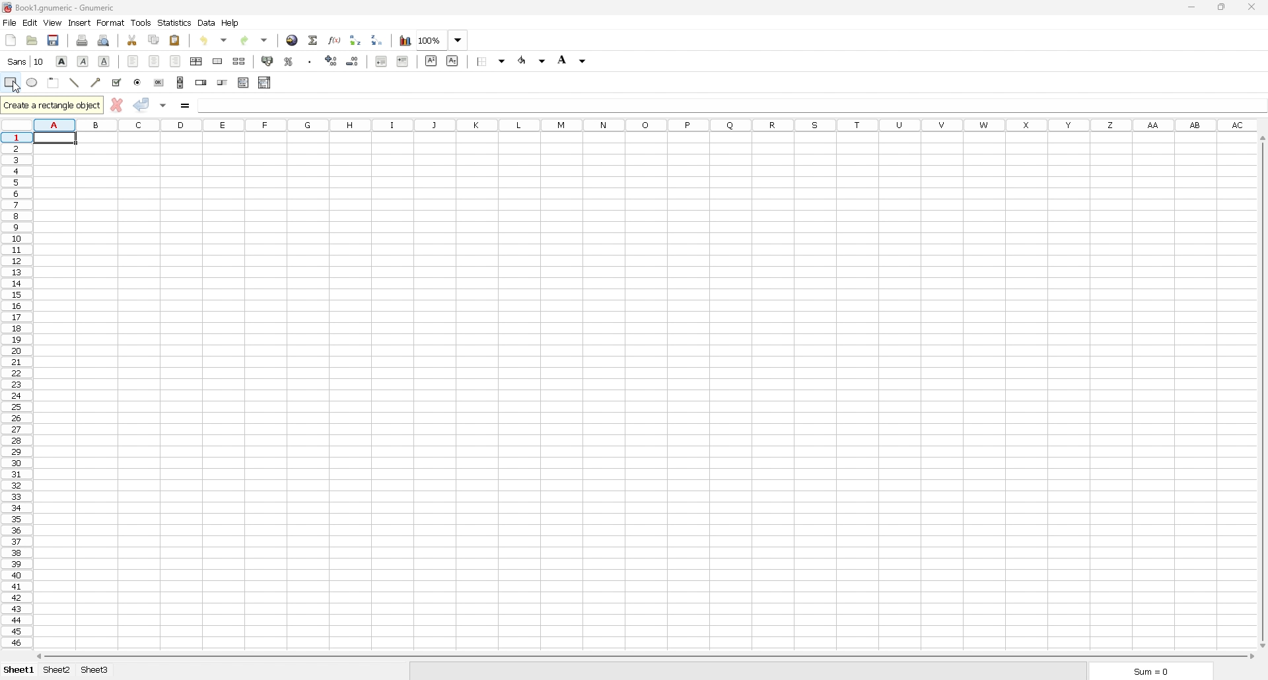 The height and width of the screenshot is (680, 1268). I want to click on print, so click(83, 39).